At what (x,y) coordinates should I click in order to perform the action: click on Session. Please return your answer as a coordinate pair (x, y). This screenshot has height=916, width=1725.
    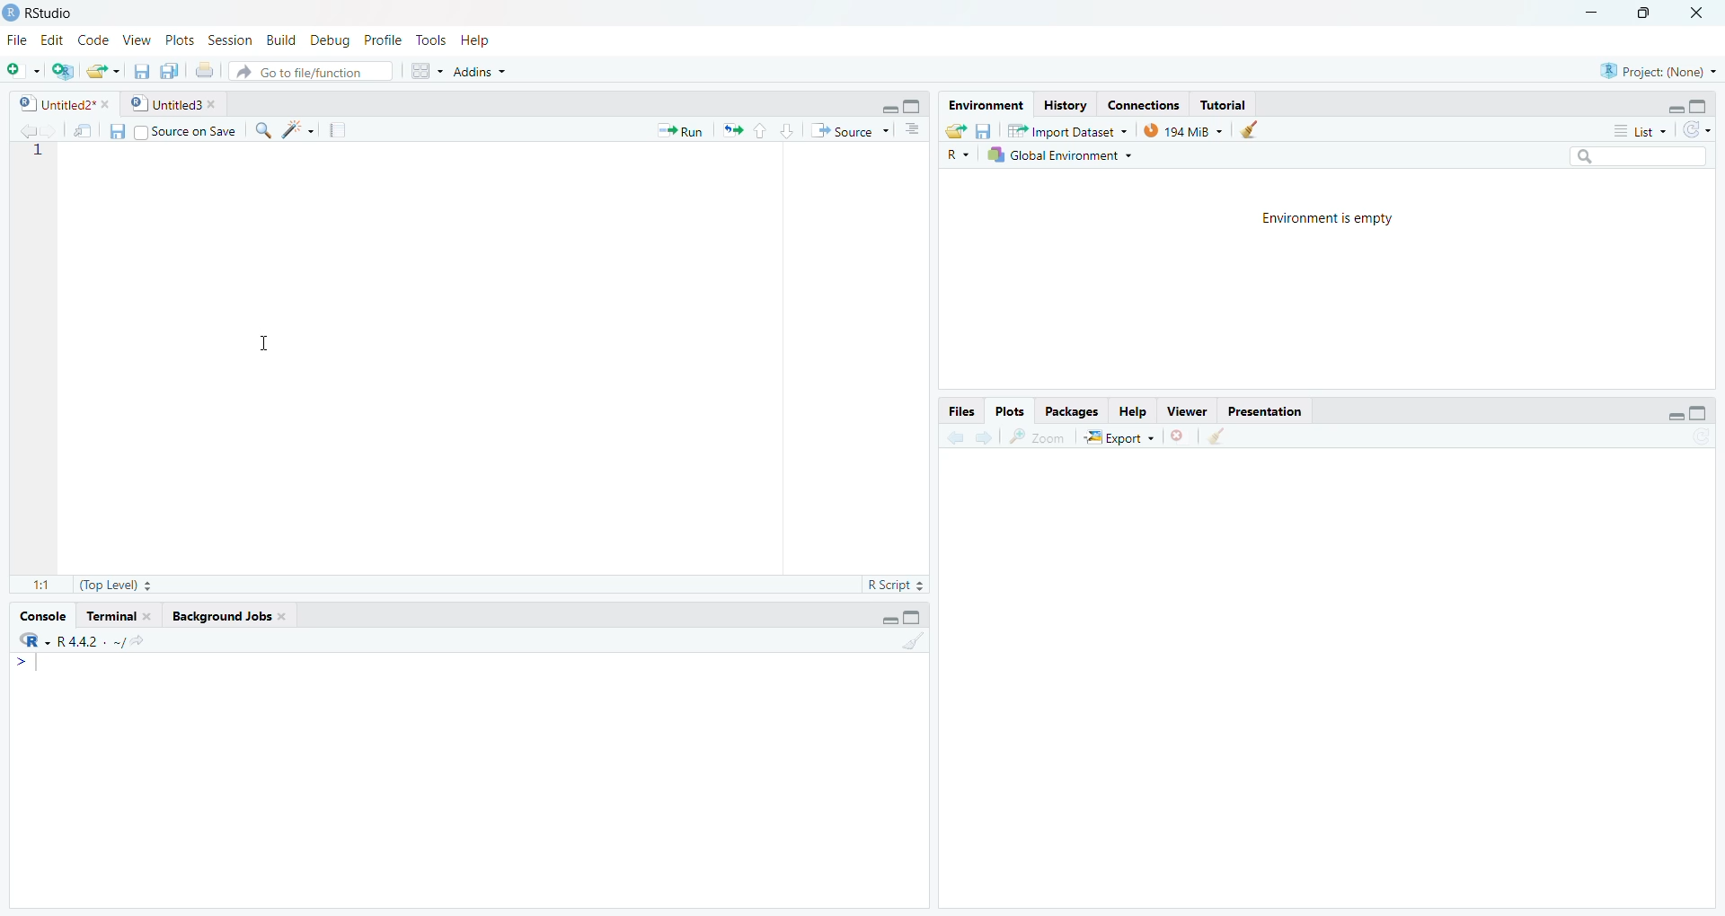
    Looking at the image, I should click on (230, 40).